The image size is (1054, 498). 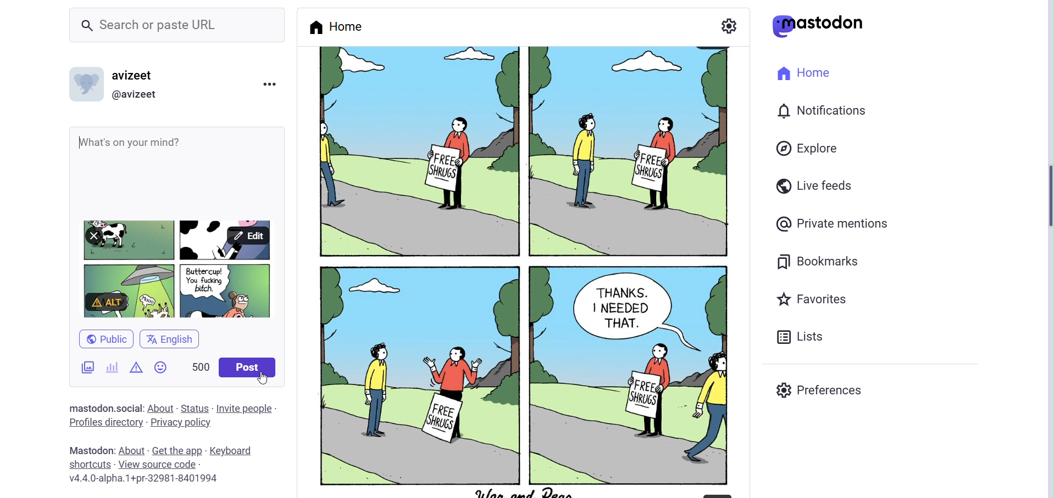 What do you see at coordinates (106, 408) in the screenshot?
I see `Text` at bounding box center [106, 408].